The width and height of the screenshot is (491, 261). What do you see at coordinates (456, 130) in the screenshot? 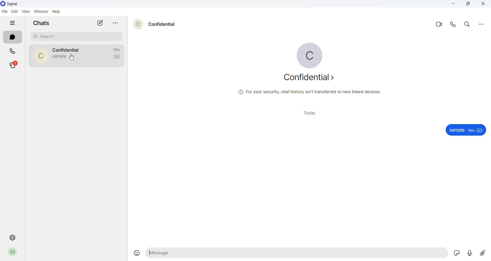
I see `sample` at bounding box center [456, 130].